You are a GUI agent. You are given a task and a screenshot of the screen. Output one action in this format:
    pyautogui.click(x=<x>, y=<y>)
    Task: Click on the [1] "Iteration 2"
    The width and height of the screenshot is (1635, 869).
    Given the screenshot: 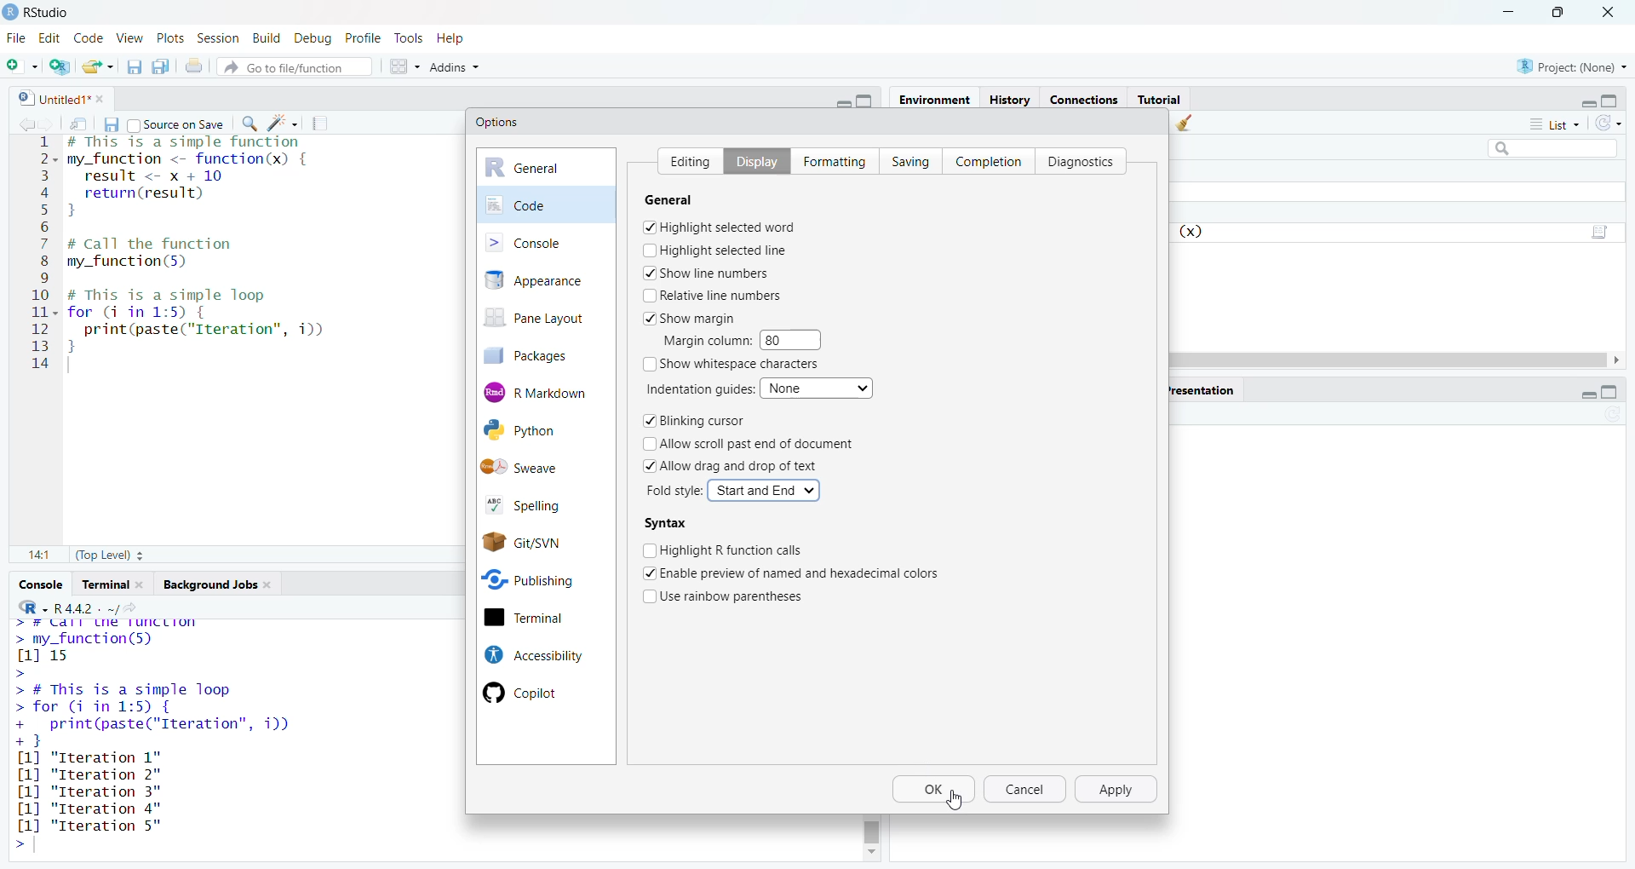 What is the action you would take?
    pyautogui.click(x=93, y=774)
    